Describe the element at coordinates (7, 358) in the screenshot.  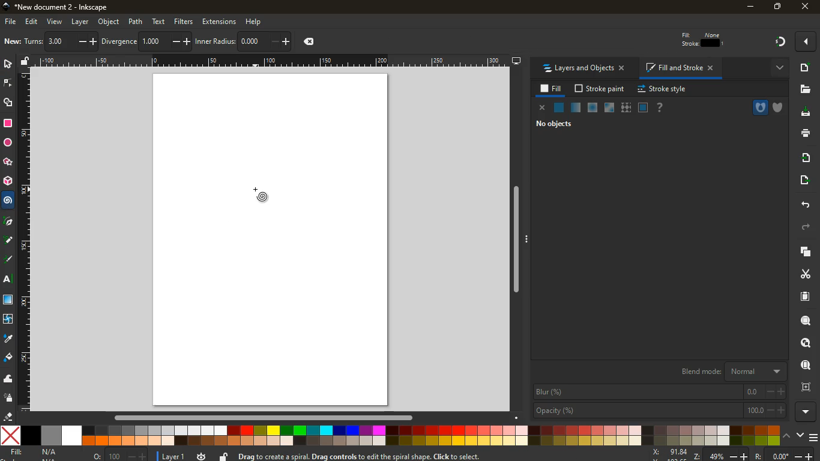
I see `fill` at that location.